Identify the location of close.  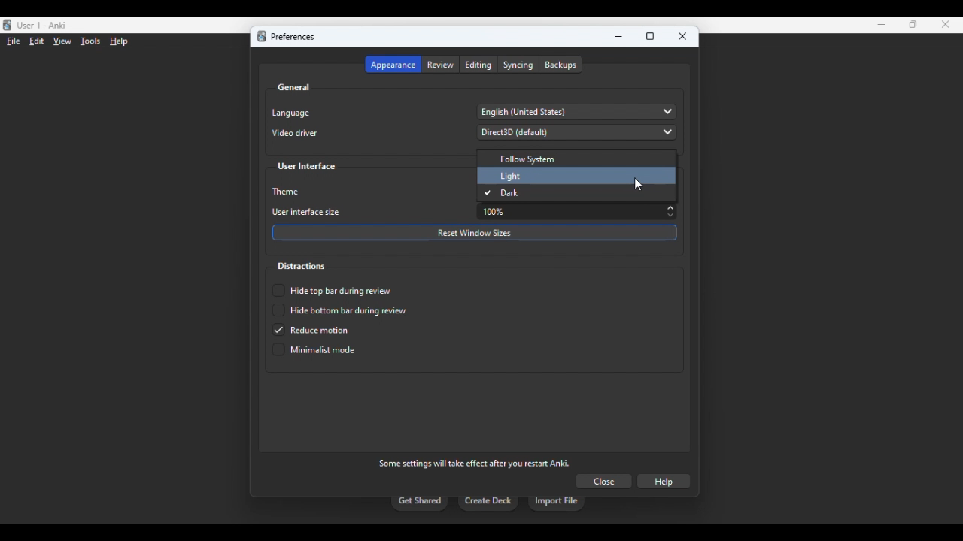
(603, 481).